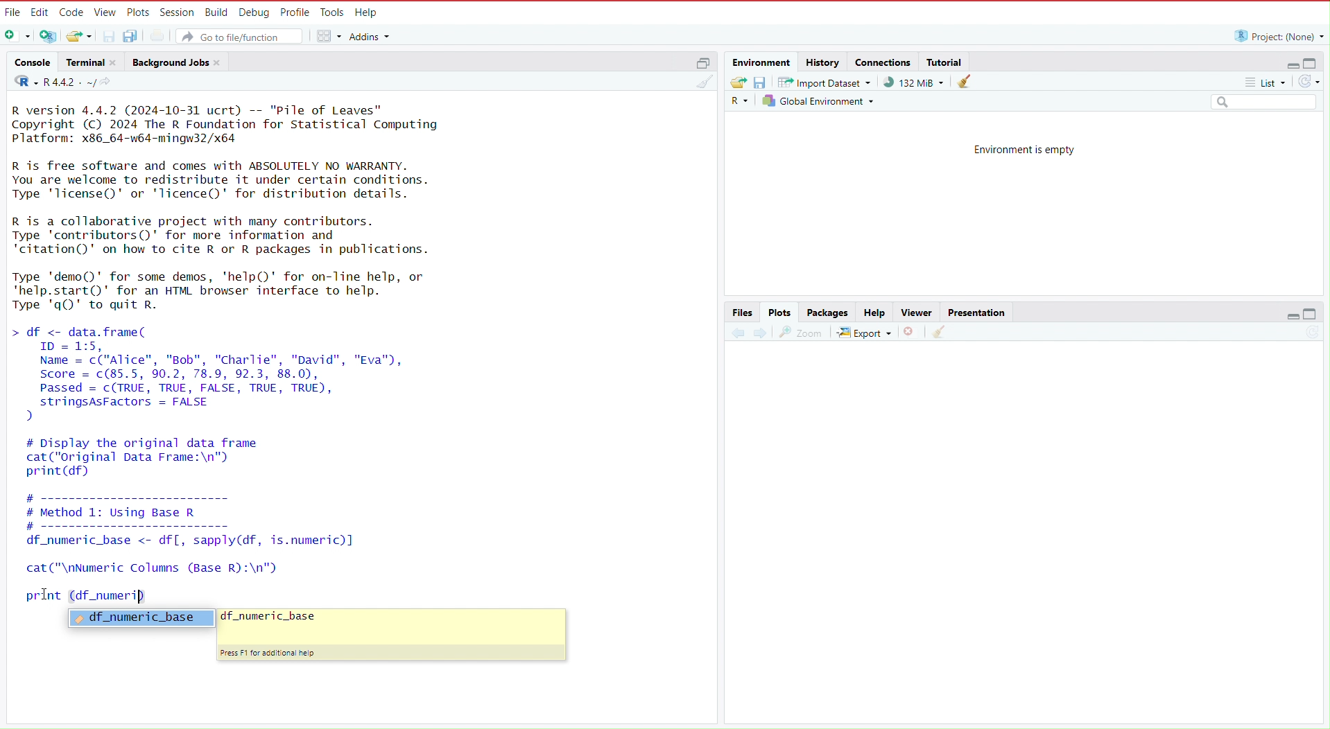  I want to click on df_numeric_base, so click(141, 617).